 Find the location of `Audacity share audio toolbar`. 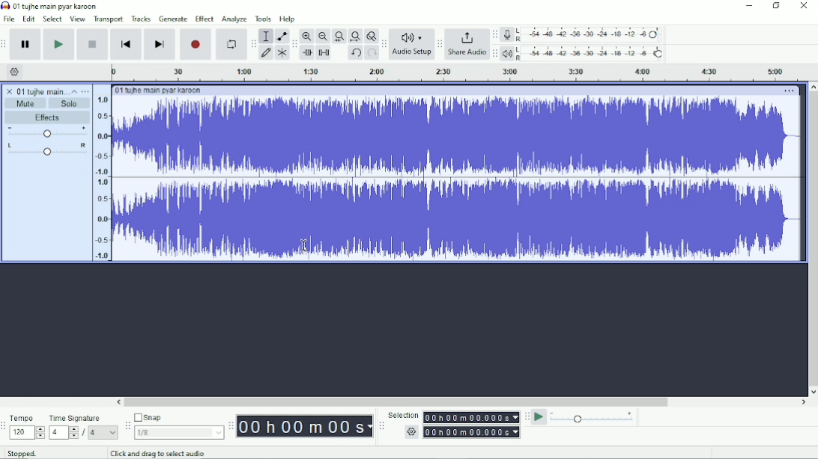

Audacity share audio toolbar is located at coordinates (440, 45).